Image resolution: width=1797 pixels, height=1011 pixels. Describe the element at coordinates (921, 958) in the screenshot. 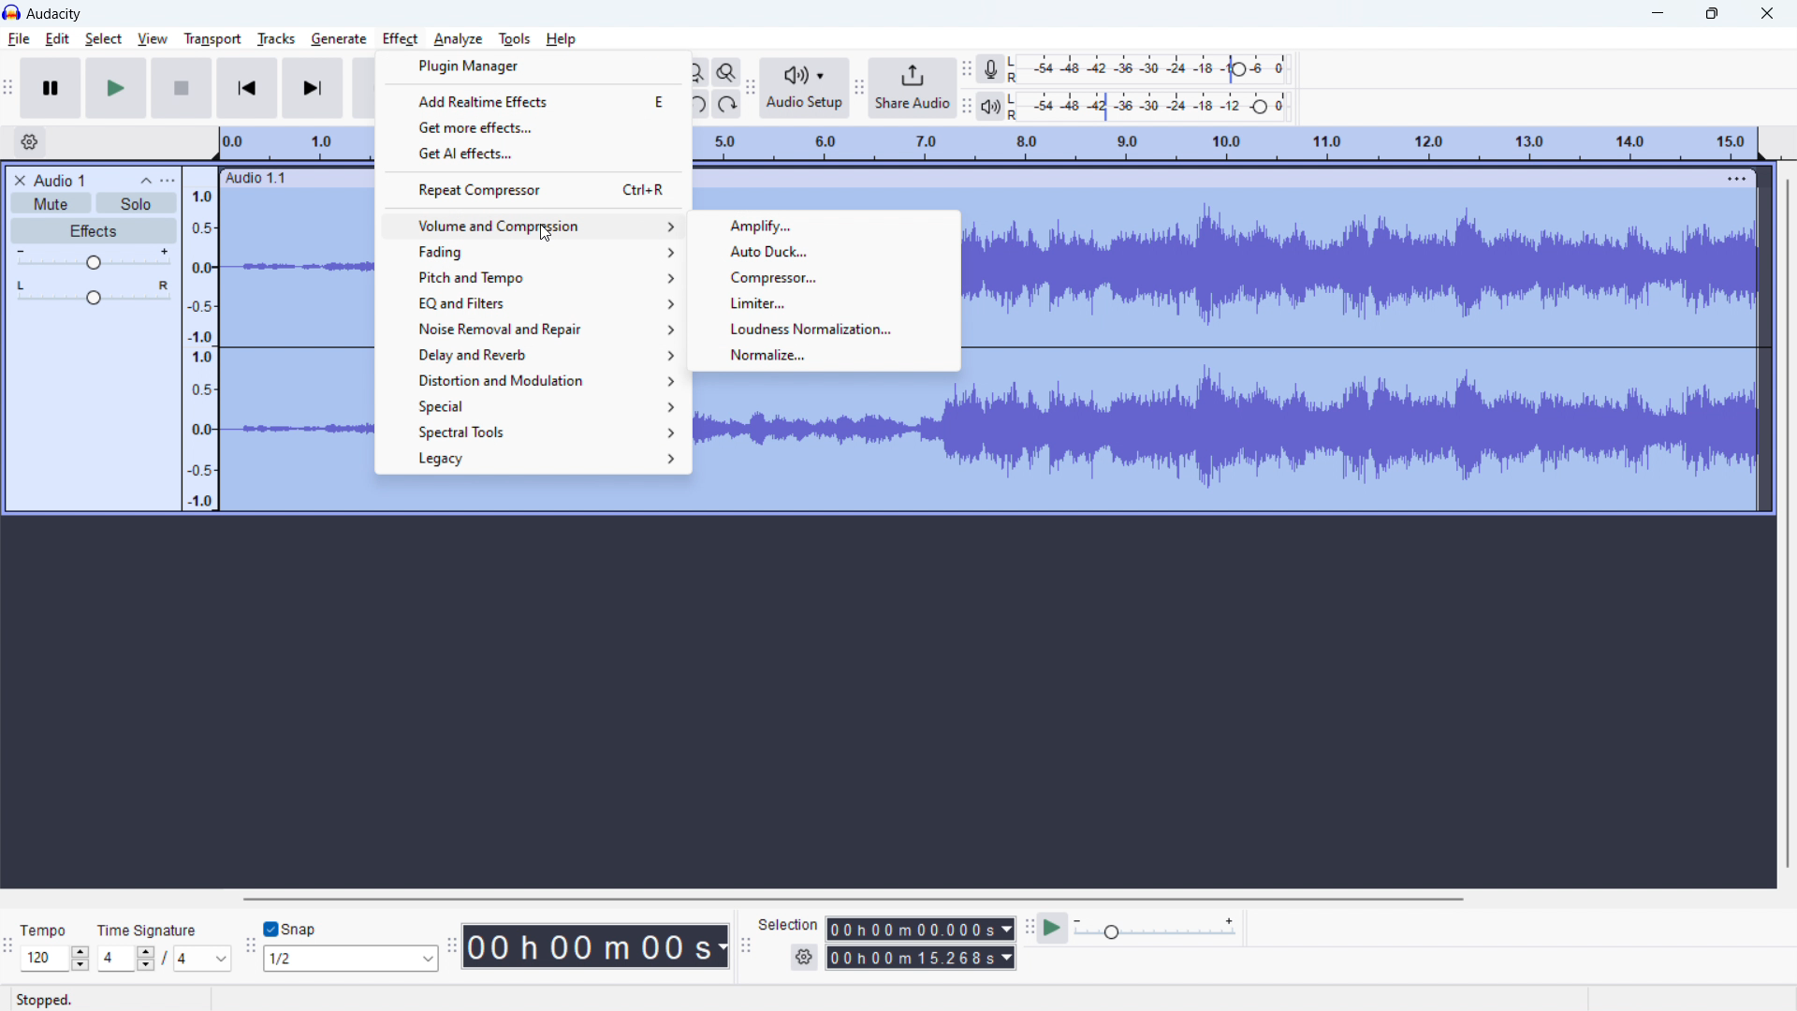

I see `00h00m15.268s (end time)` at that location.